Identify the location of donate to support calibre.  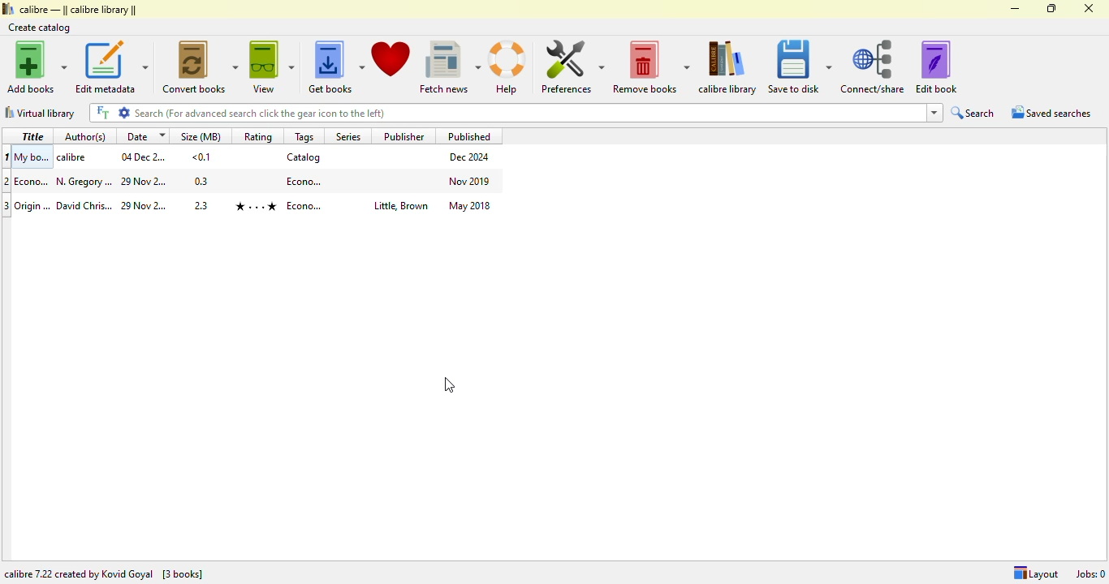
(391, 66).